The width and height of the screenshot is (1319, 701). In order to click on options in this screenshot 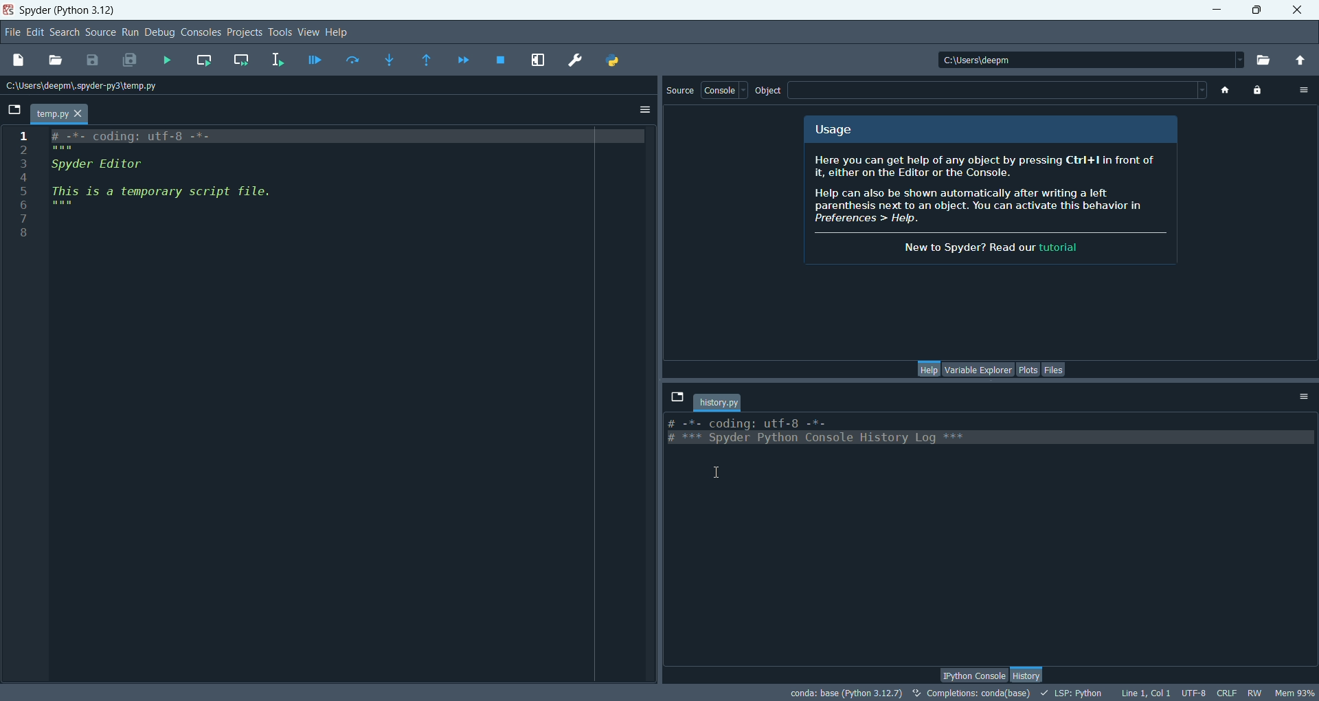, I will do `click(1307, 397)`.